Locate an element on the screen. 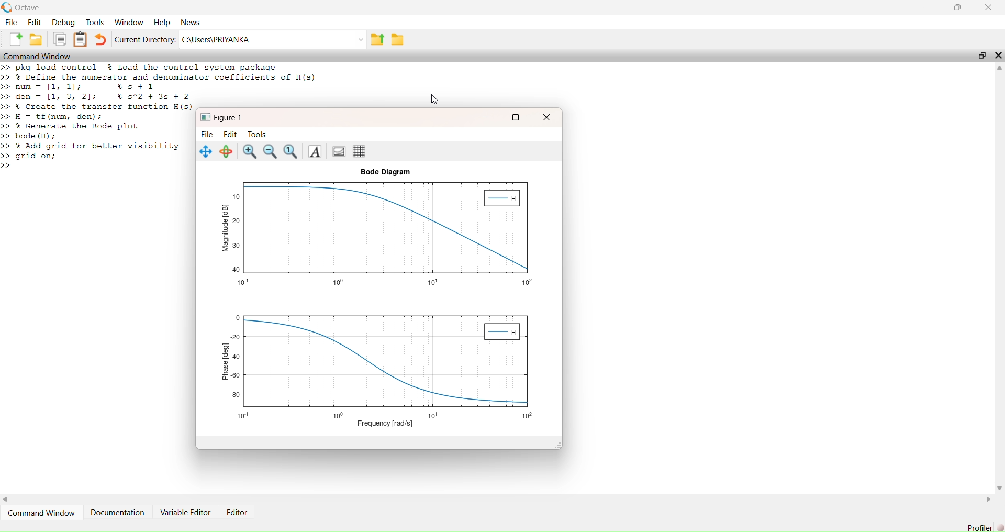 Image resolution: width=1005 pixels, height=532 pixels. Edit is located at coordinates (35, 22).